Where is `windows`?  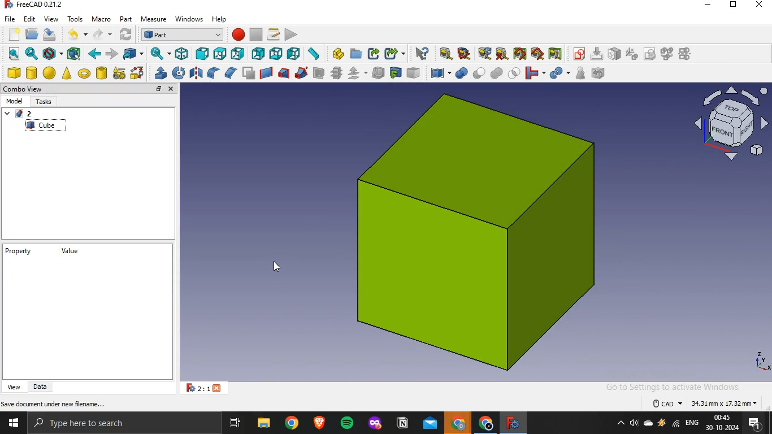 windows is located at coordinates (189, 19).